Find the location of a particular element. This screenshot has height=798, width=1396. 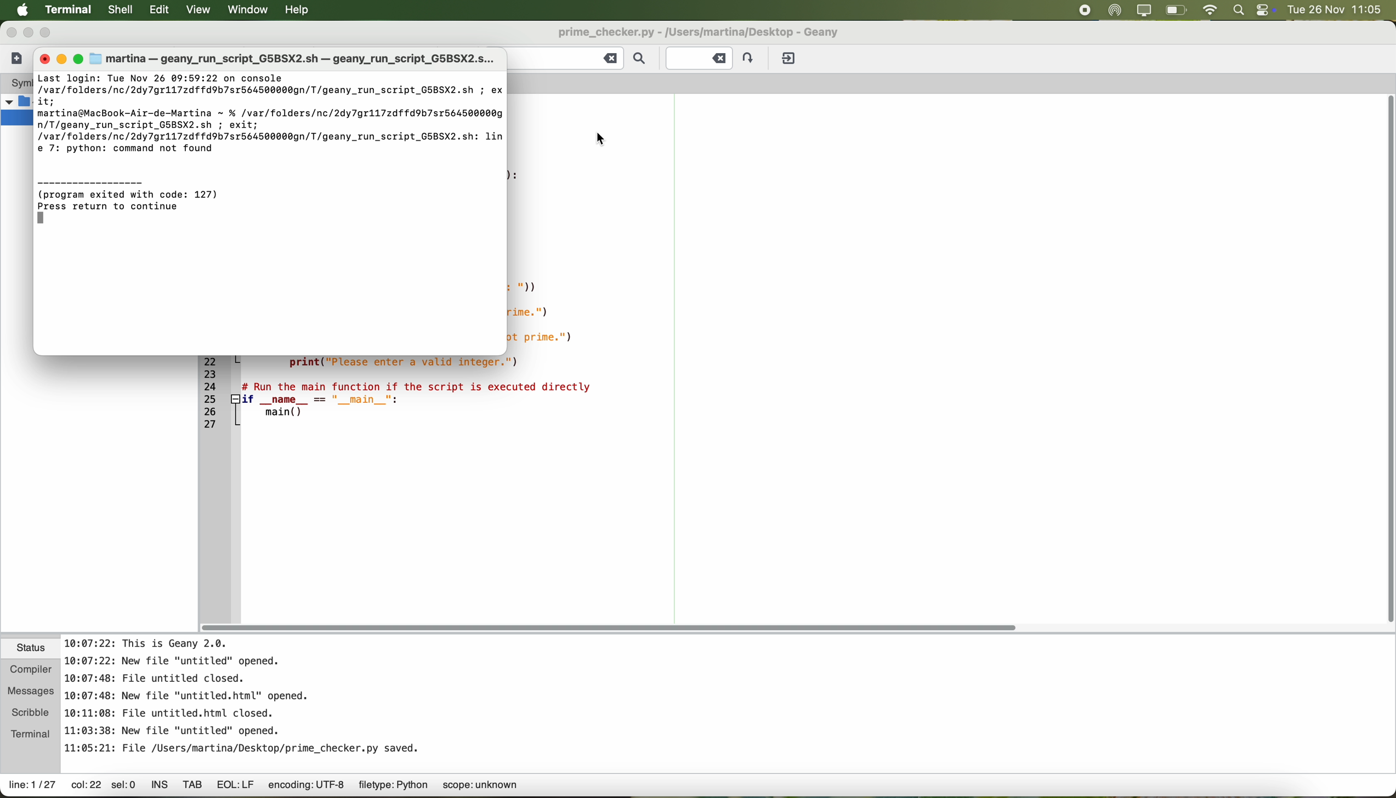

close Geany is located at coordinates (10, 30).